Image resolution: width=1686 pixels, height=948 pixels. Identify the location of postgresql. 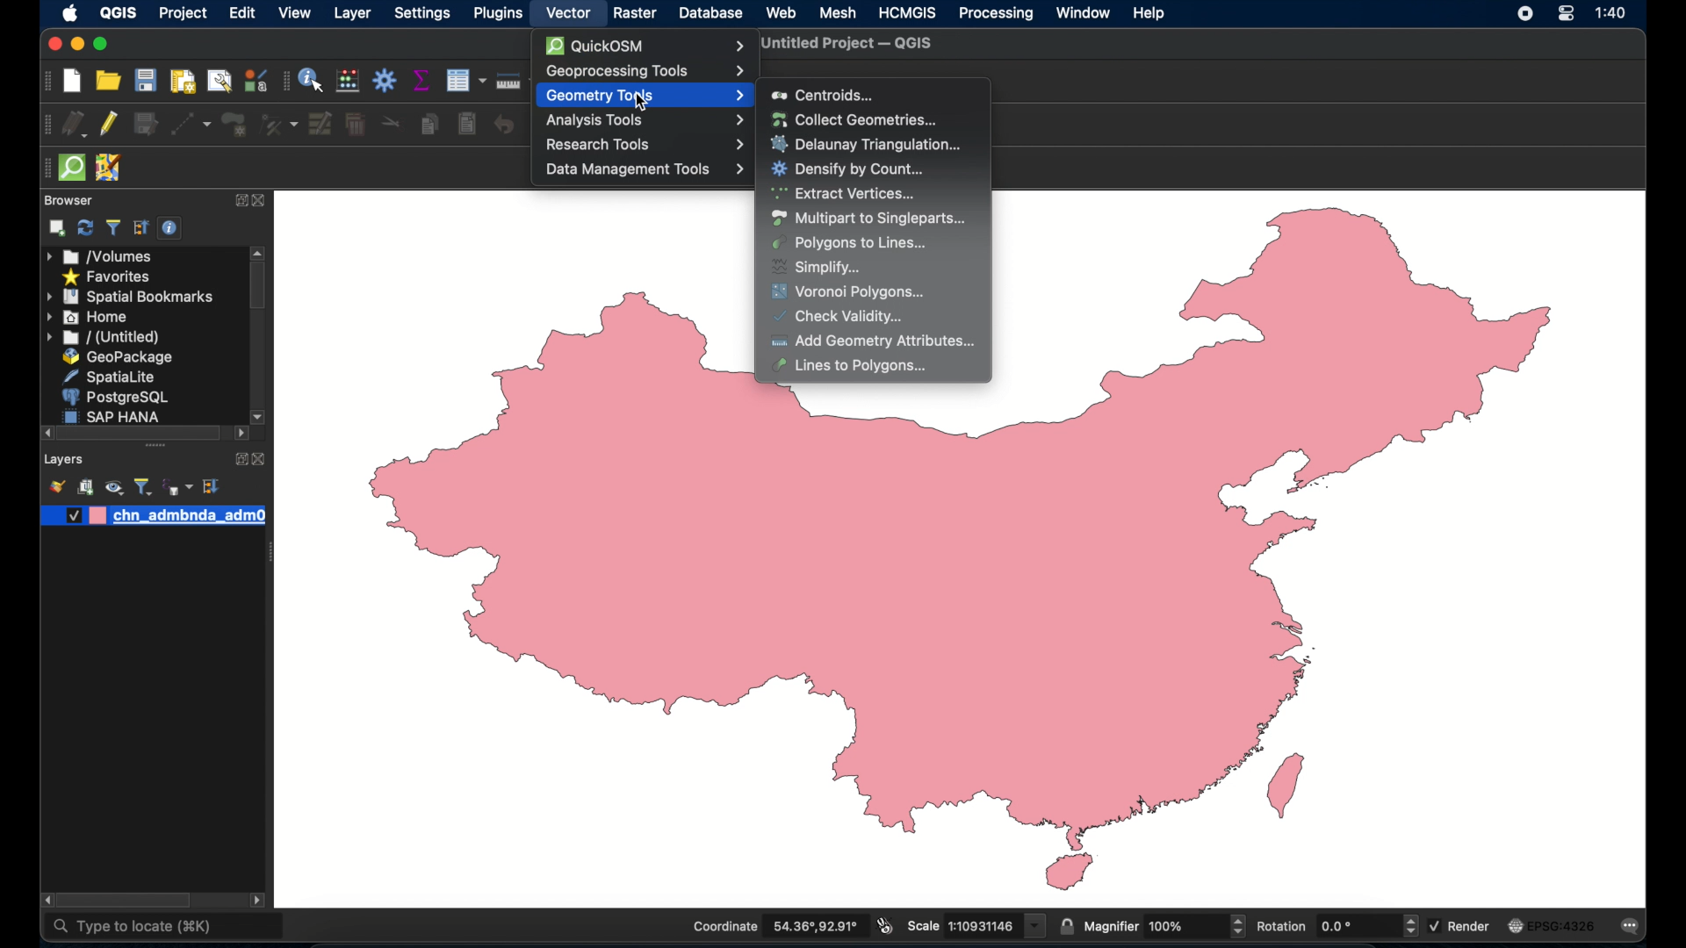
(113, 397).